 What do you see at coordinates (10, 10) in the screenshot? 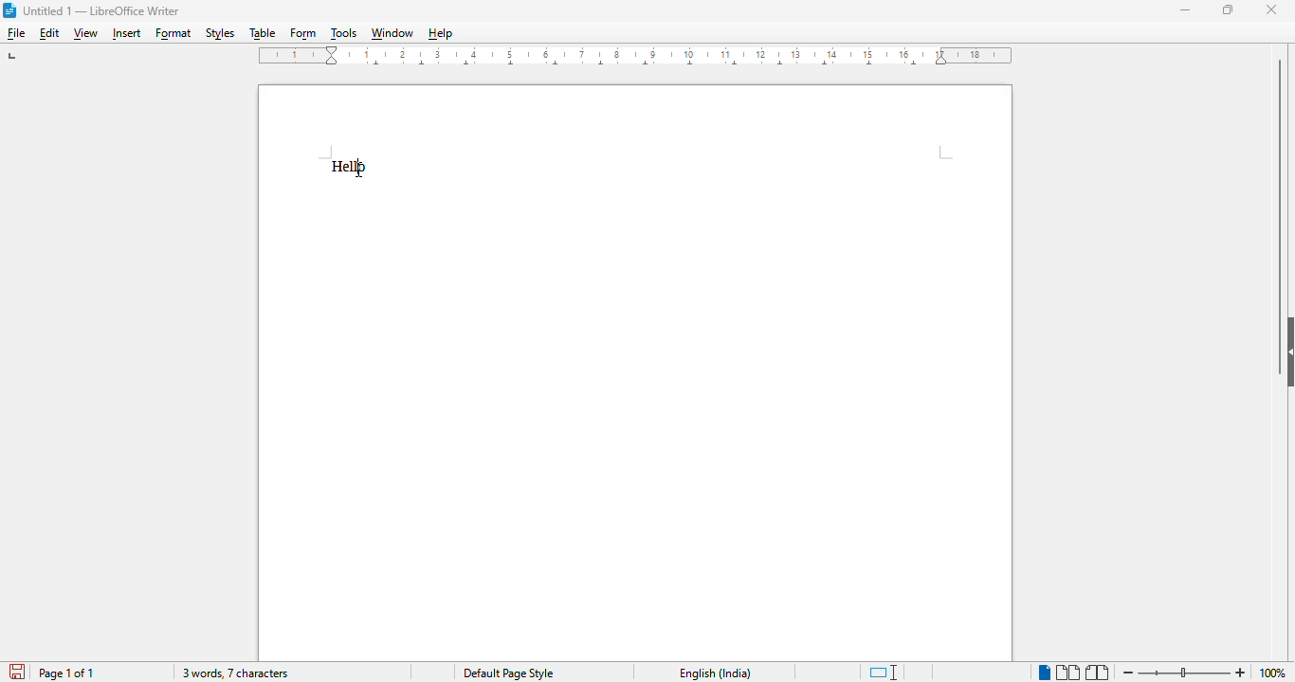
I see `logo` at bounding box center [10, 10].